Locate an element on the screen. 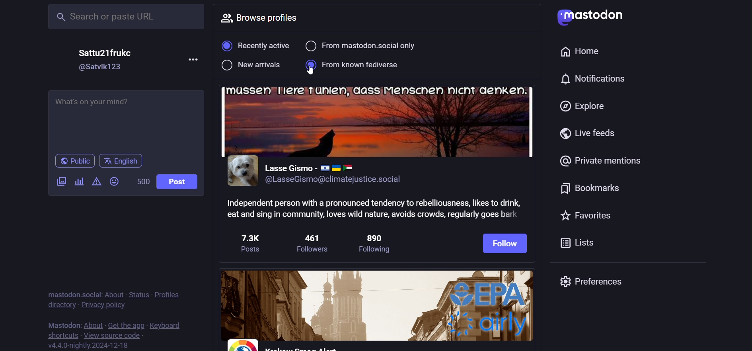 The height and width of the screenshot is (351, 752). mastodon is located at coordinates (596, 17).